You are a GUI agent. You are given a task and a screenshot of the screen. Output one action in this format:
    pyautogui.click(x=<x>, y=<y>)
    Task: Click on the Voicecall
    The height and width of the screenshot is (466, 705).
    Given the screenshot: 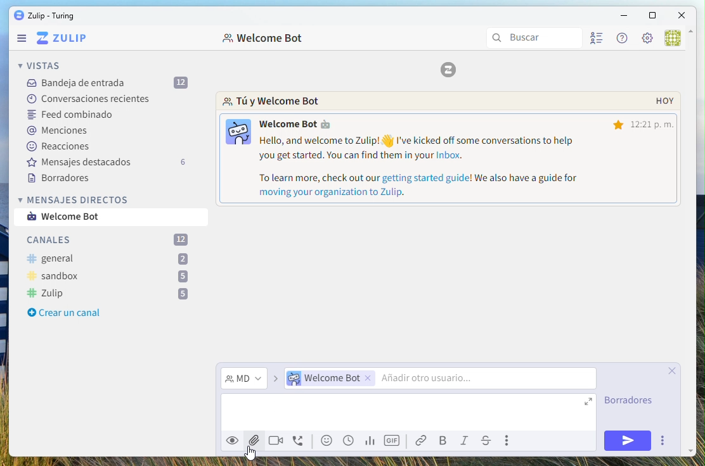 What is the action you would take?
    pyautogui.click(x=299, y=442)
    